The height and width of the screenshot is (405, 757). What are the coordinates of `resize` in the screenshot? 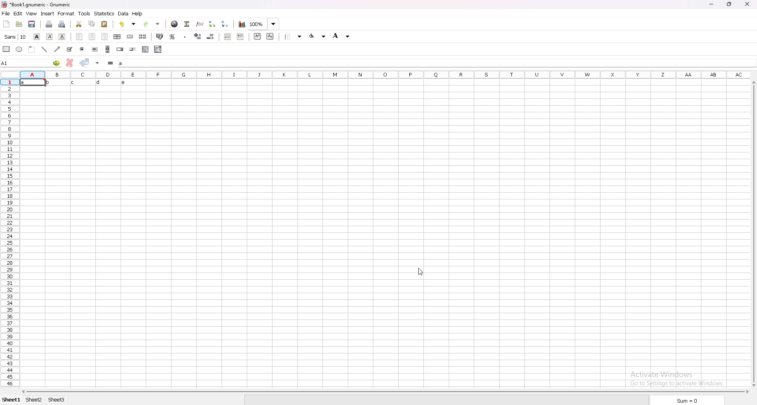 It's located at (728, 4).